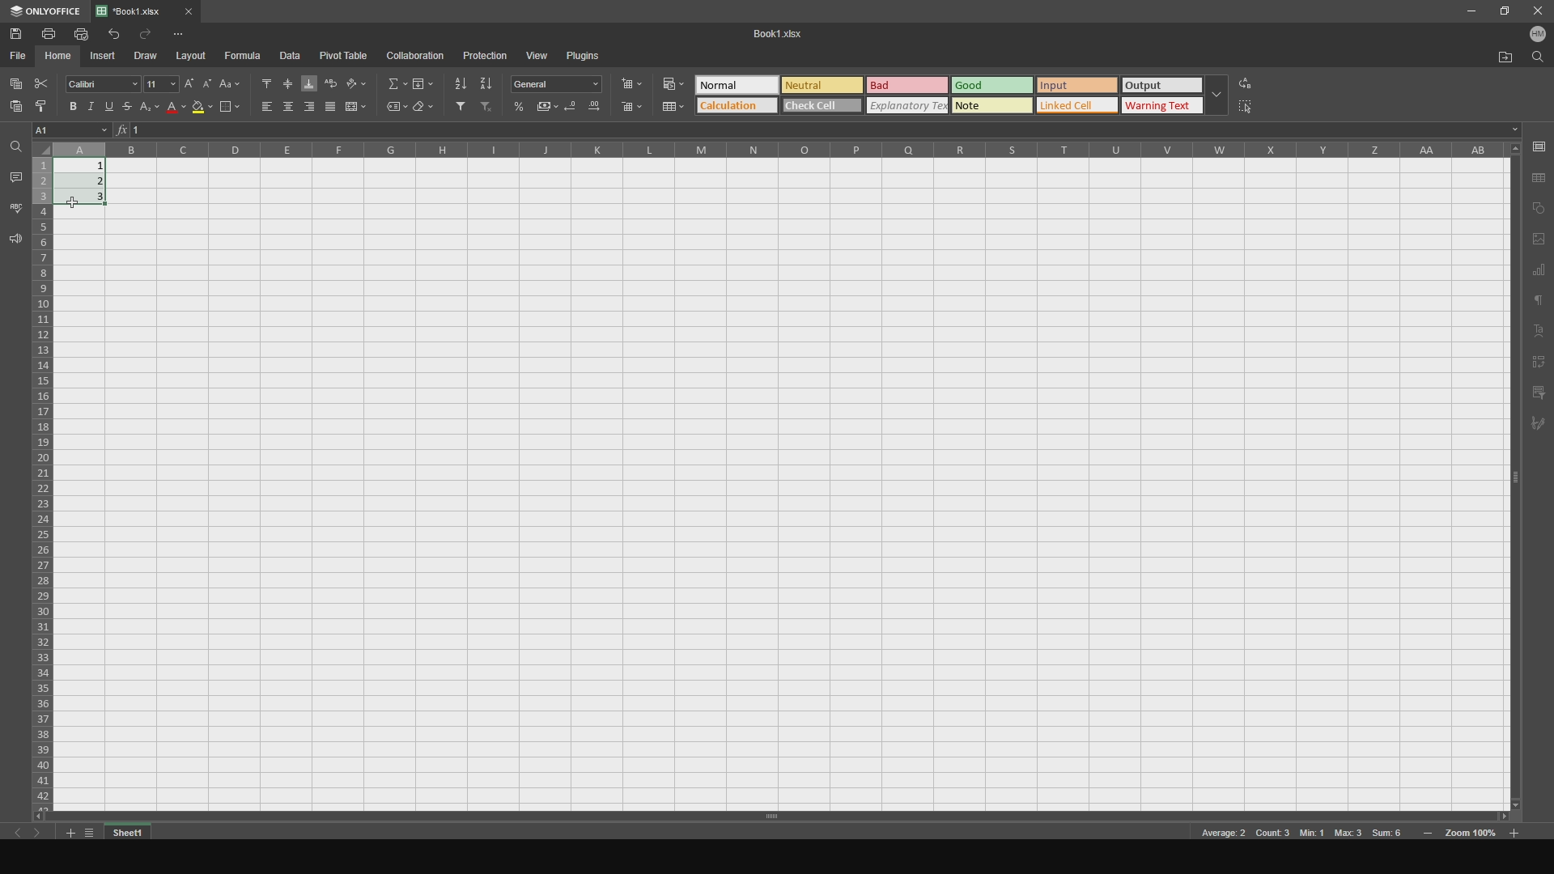 The image size is (1554, 874). Describe the element at coordinates (176, 109) in the screenshot. I see `font color` at that location.